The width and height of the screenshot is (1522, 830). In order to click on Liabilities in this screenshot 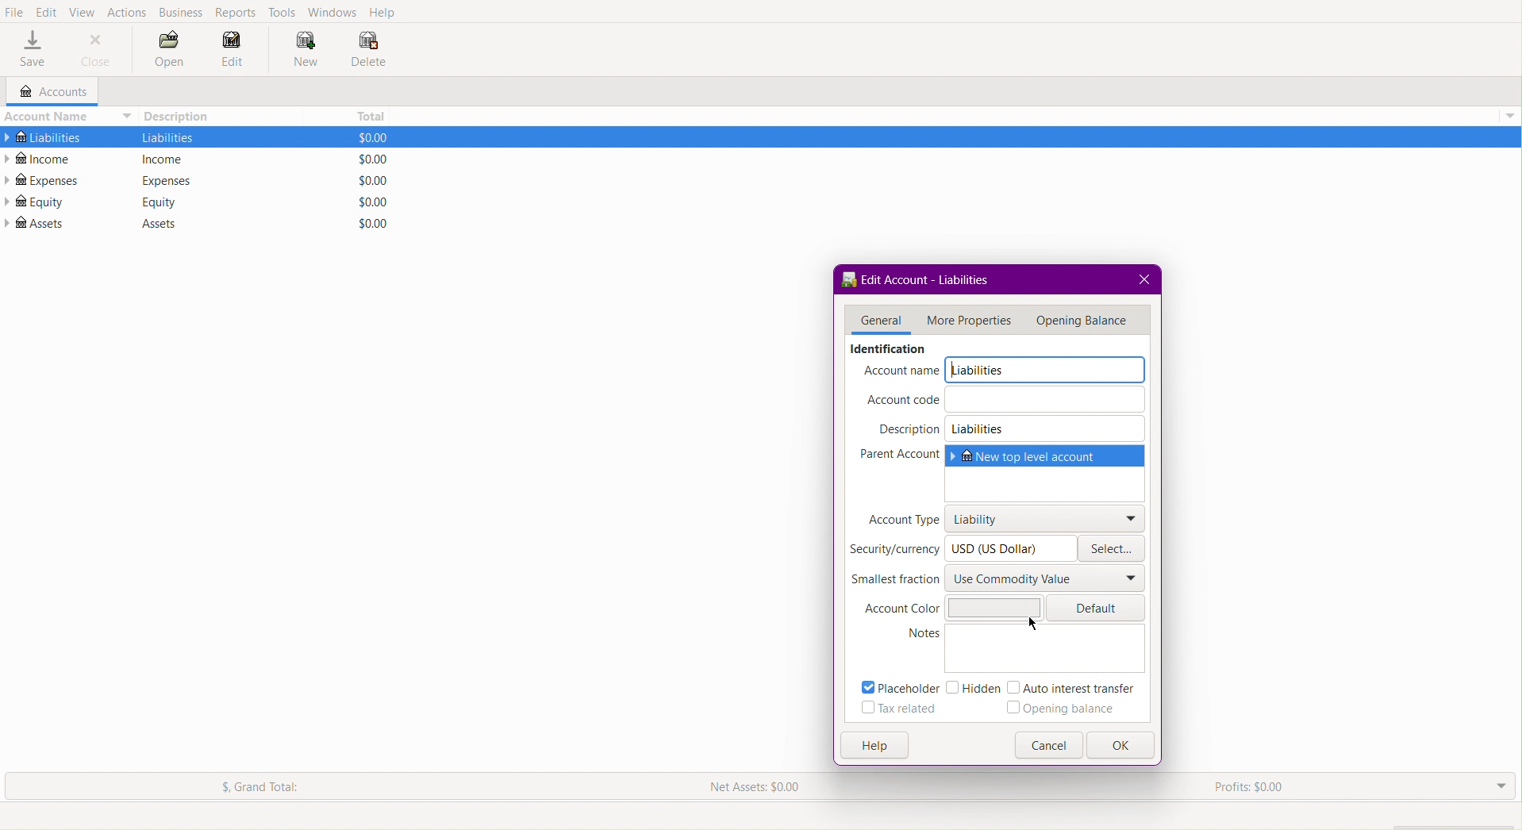, I will do `click(976, 370)`.